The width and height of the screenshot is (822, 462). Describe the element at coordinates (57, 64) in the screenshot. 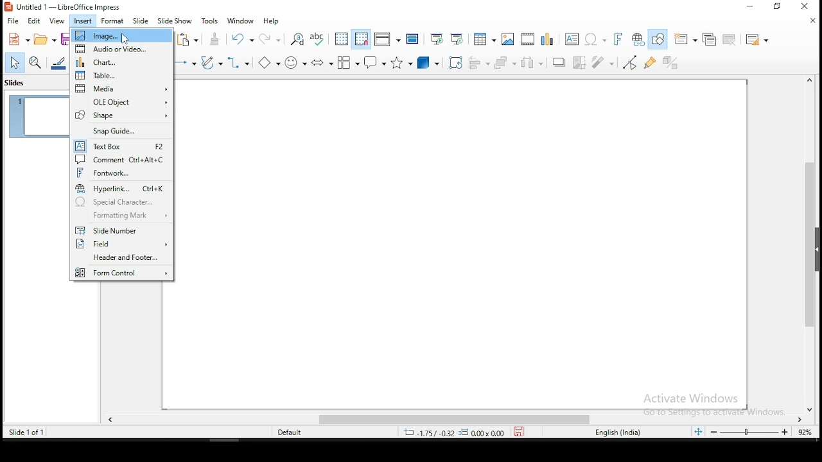

I see `line color` at that location.